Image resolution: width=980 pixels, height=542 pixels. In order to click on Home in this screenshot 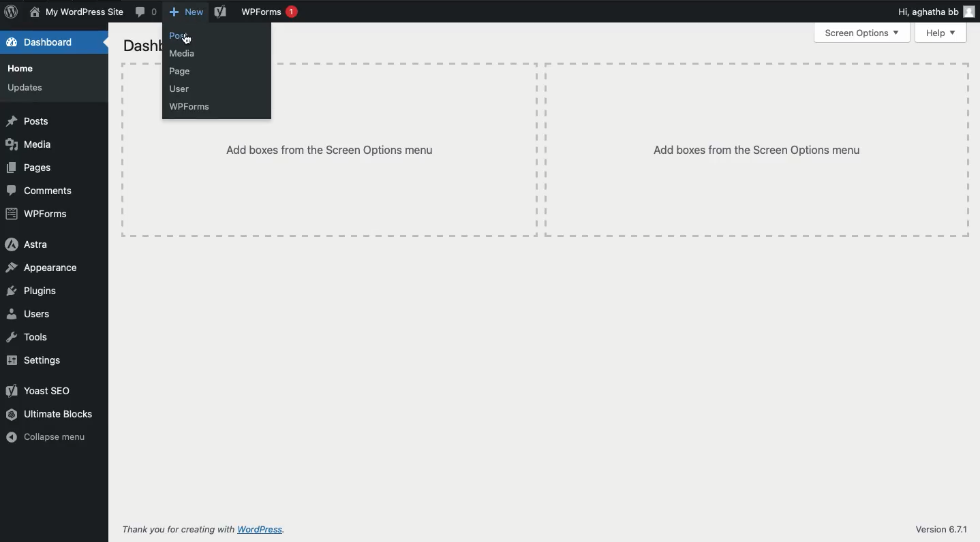, I will do `click(21, 67)`.